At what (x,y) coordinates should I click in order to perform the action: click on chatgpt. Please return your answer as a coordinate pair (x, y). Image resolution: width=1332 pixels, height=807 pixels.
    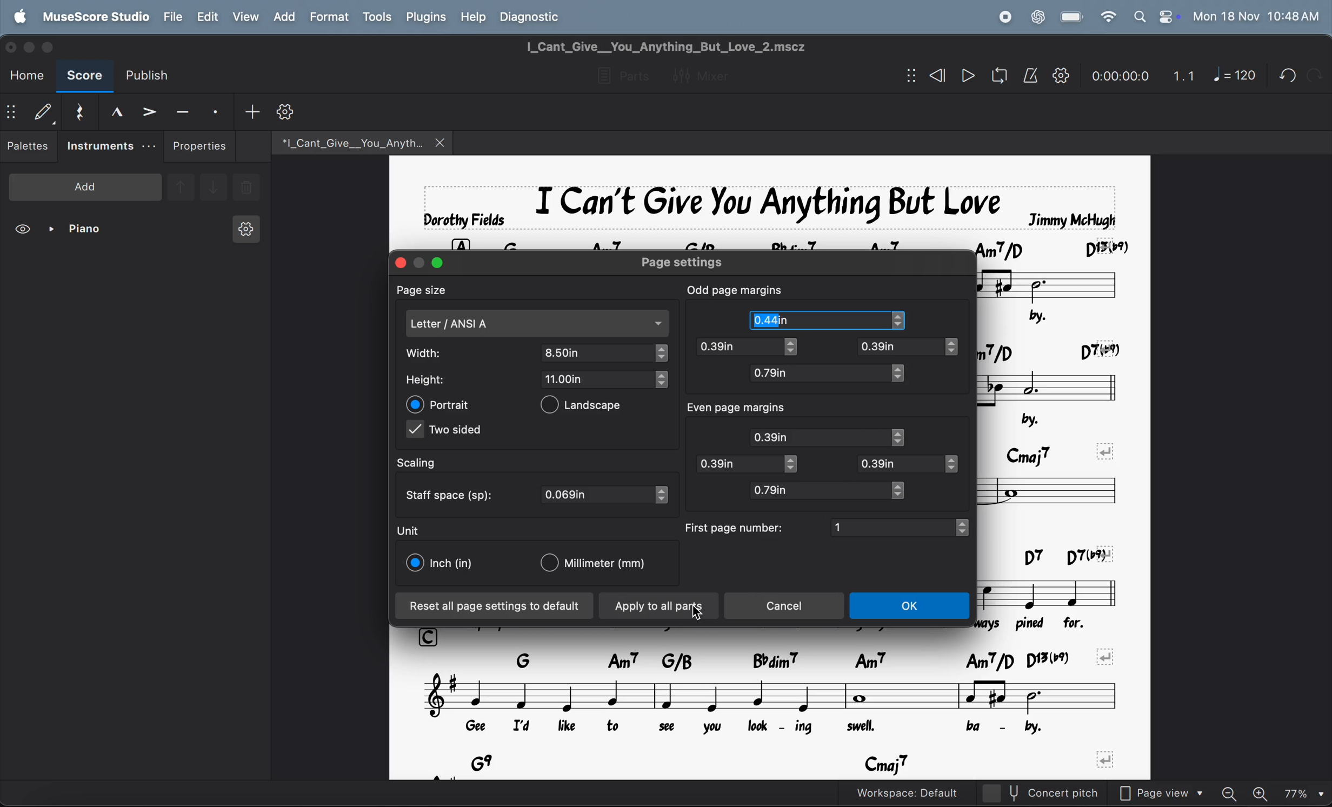
    Looking at the image, I should click on (1037, 16).